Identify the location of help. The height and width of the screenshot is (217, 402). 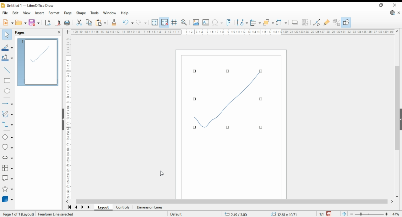
(125, 13).